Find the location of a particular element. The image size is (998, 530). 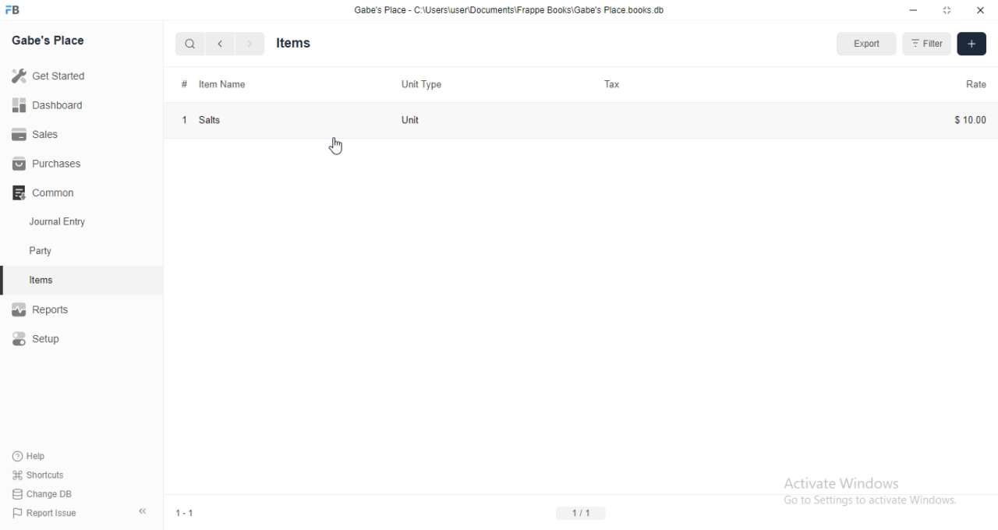

Rate is located at coordinates (973, 83).